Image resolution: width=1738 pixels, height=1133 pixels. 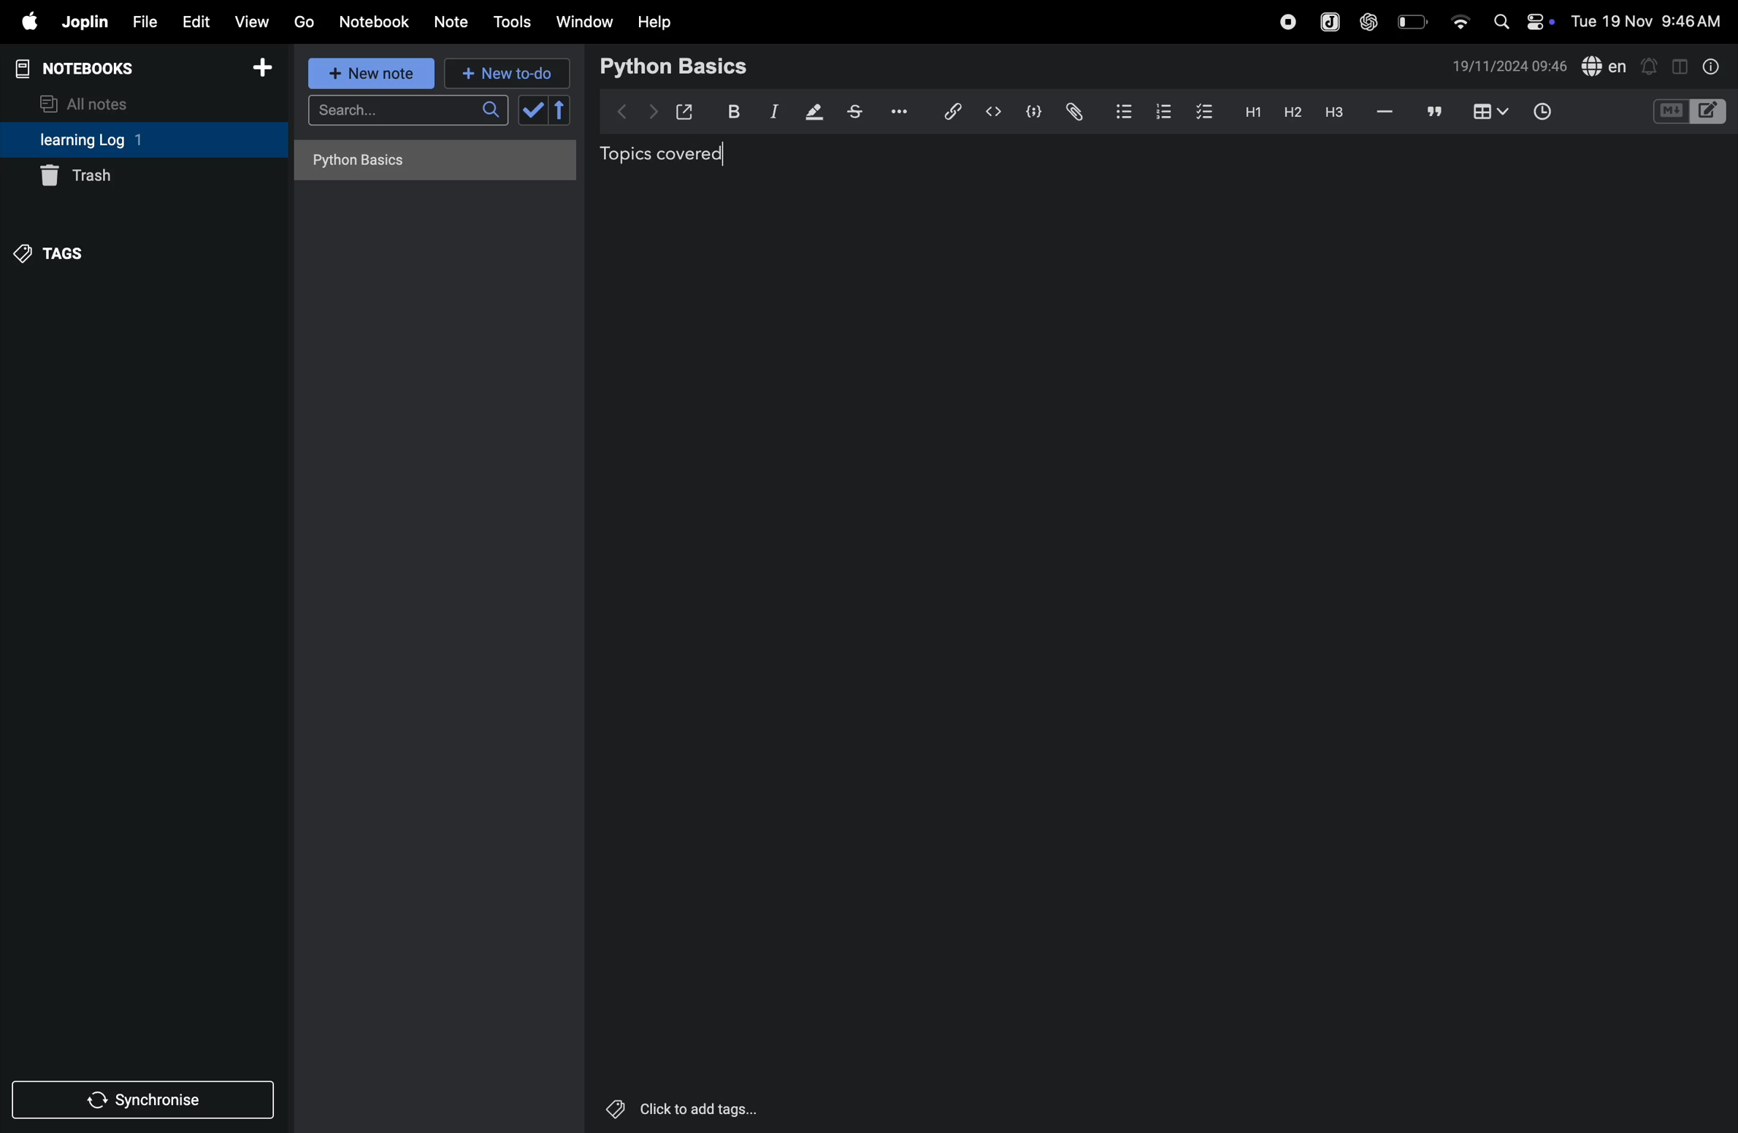 I want to click on alert, so click(x=1650, y=65).